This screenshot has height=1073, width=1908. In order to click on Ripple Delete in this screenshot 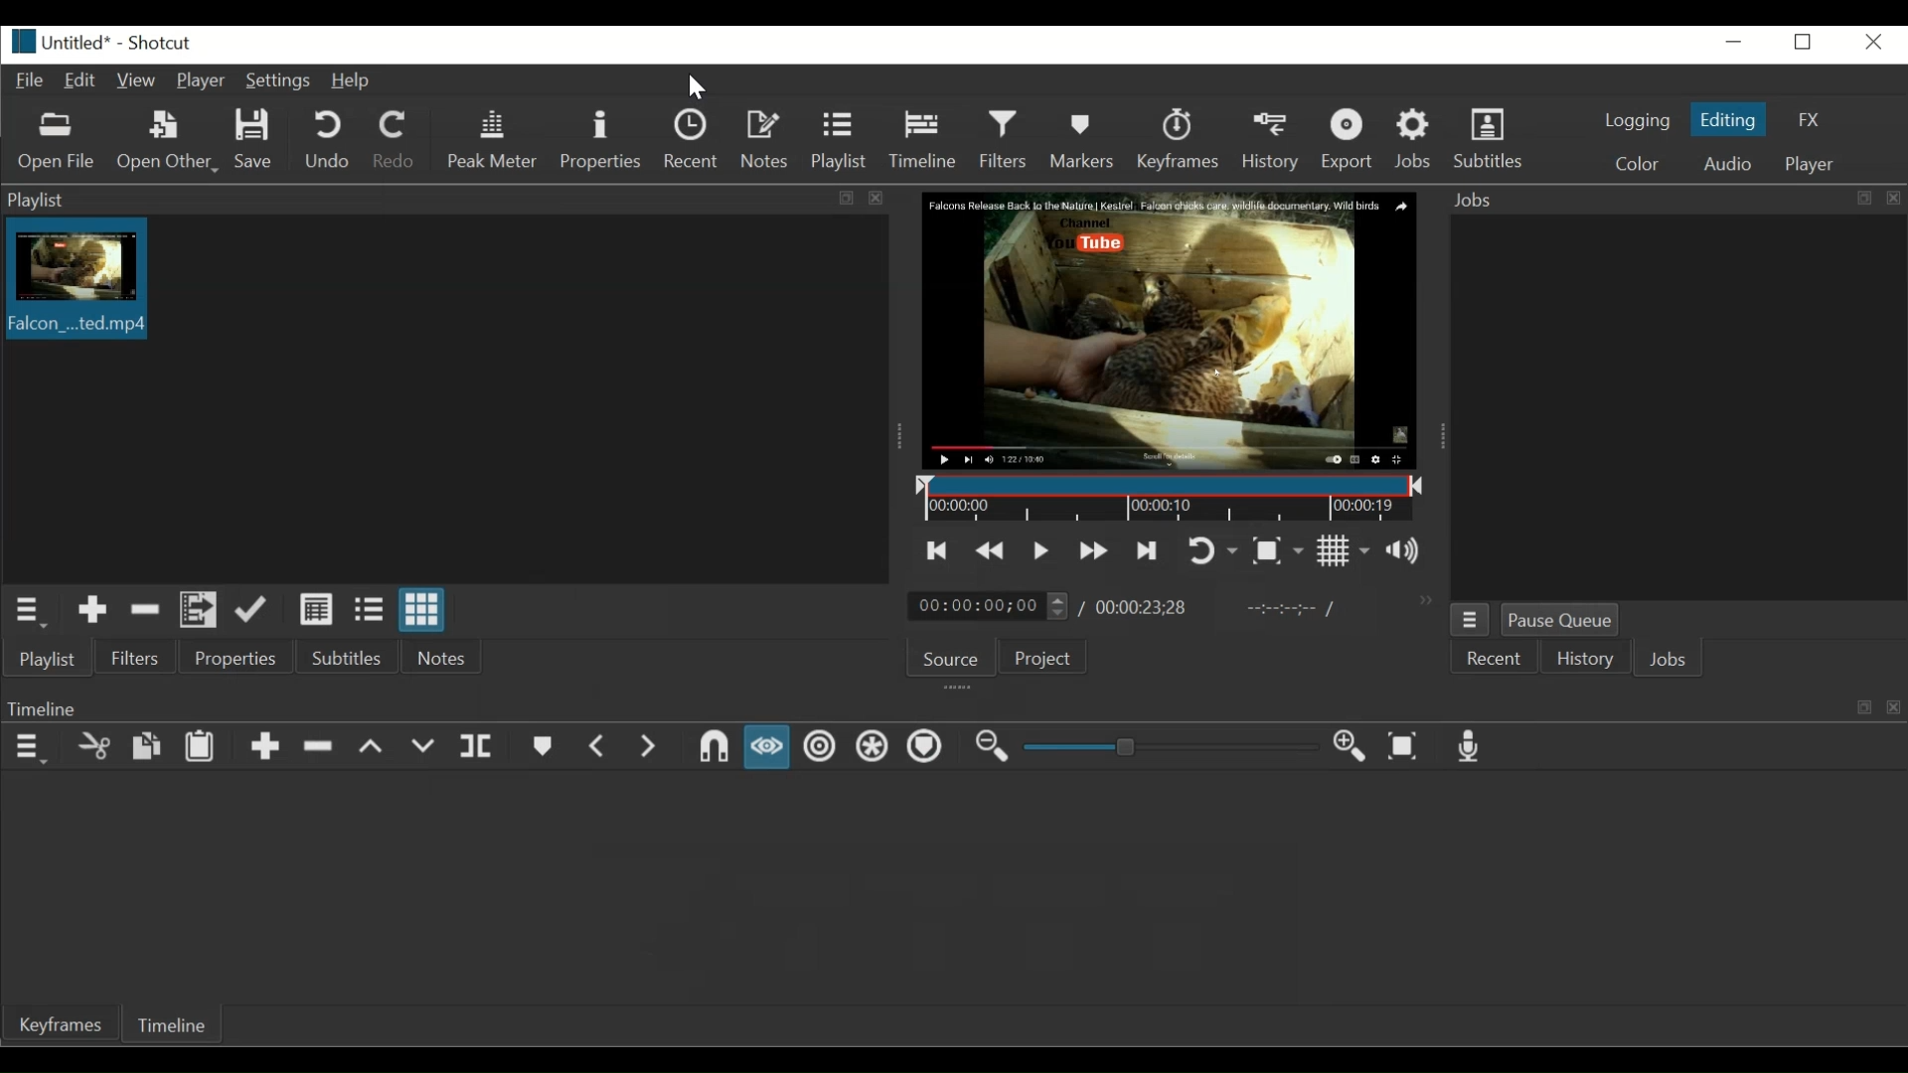, I will do `click(319, 746)`.